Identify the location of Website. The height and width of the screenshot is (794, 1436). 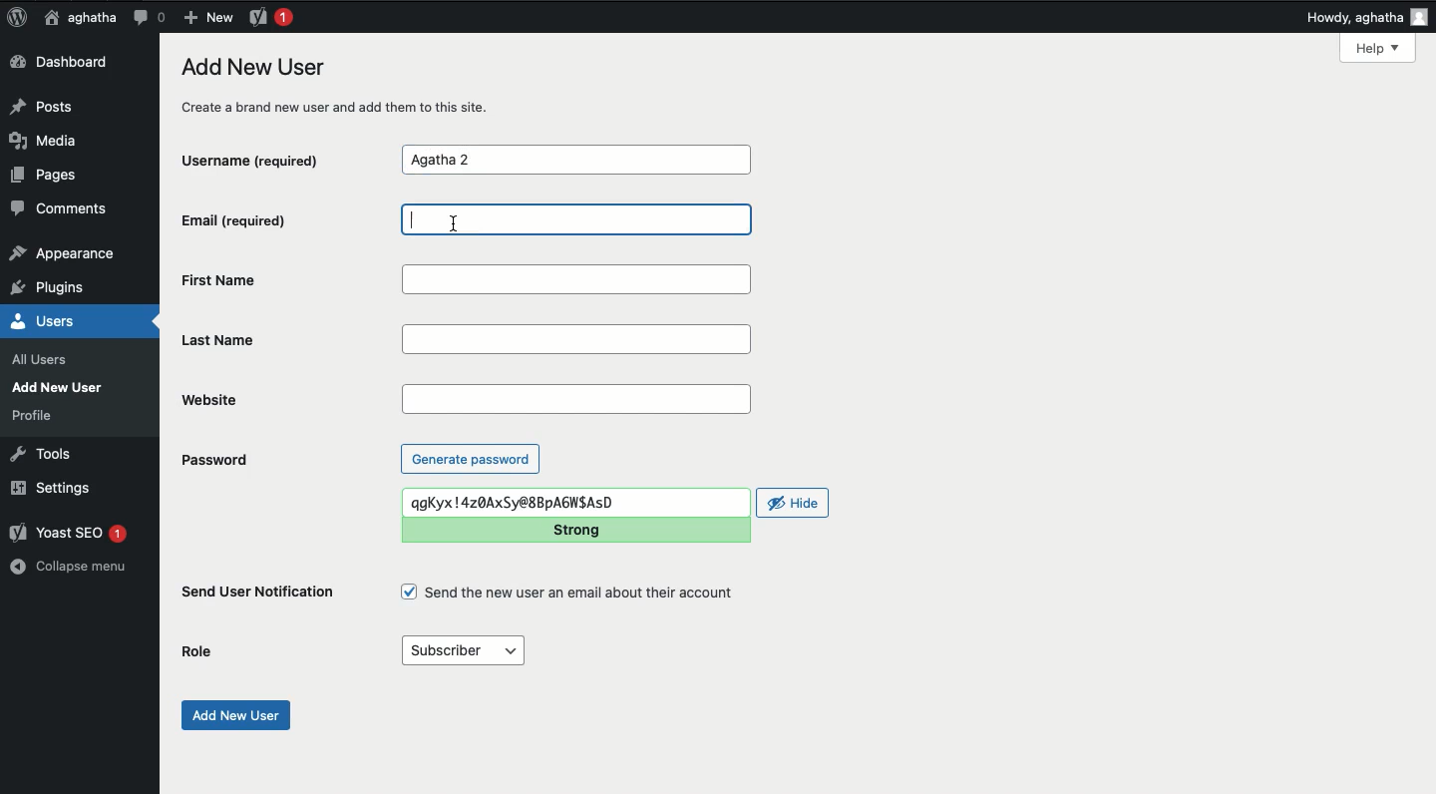
(579, 399).